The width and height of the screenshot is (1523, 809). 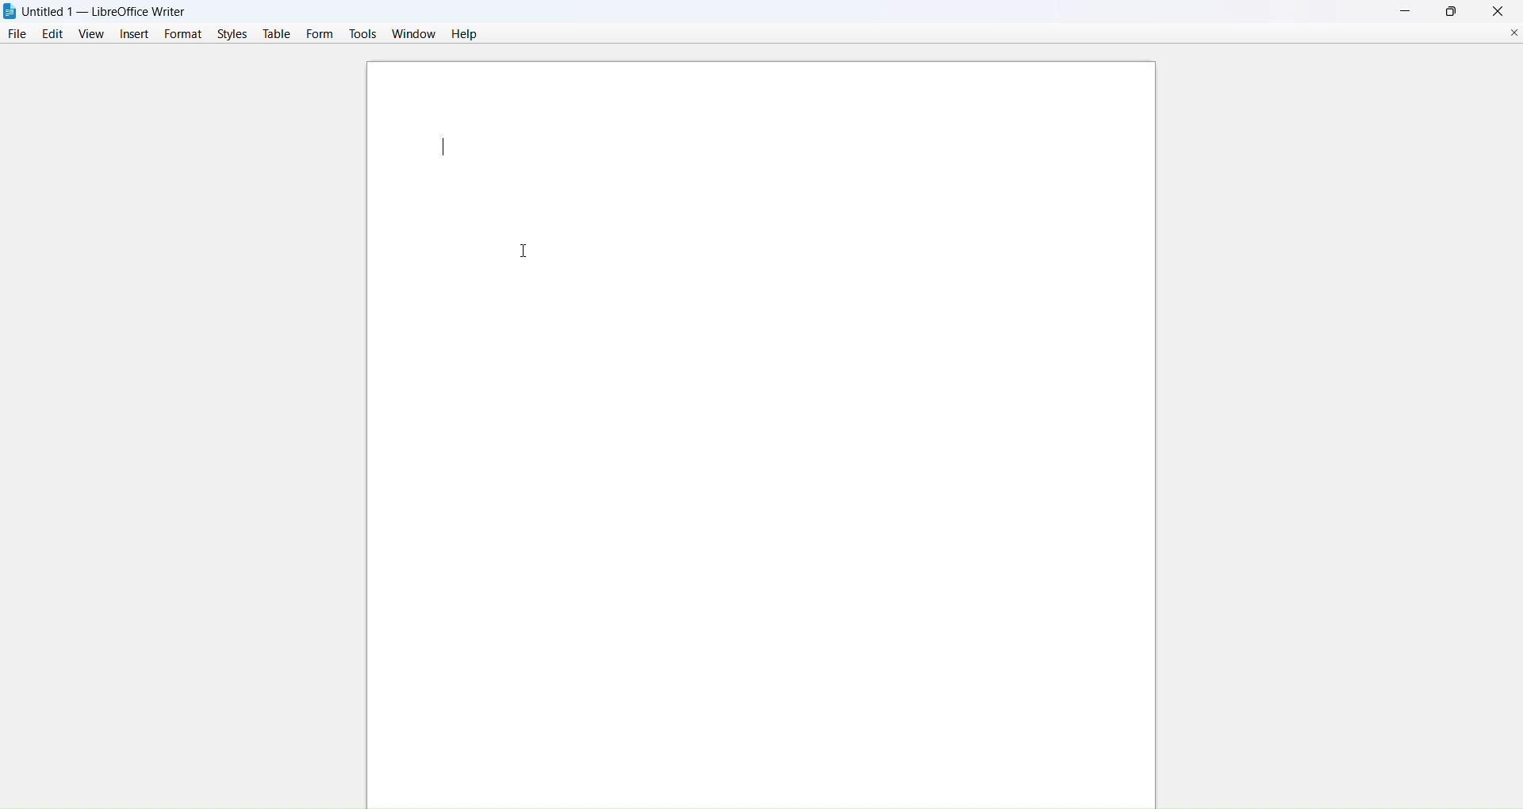 What do you see at coordinates (766, 493) in the screenshot?
I see `canvas` at bounding box center [766, 493].